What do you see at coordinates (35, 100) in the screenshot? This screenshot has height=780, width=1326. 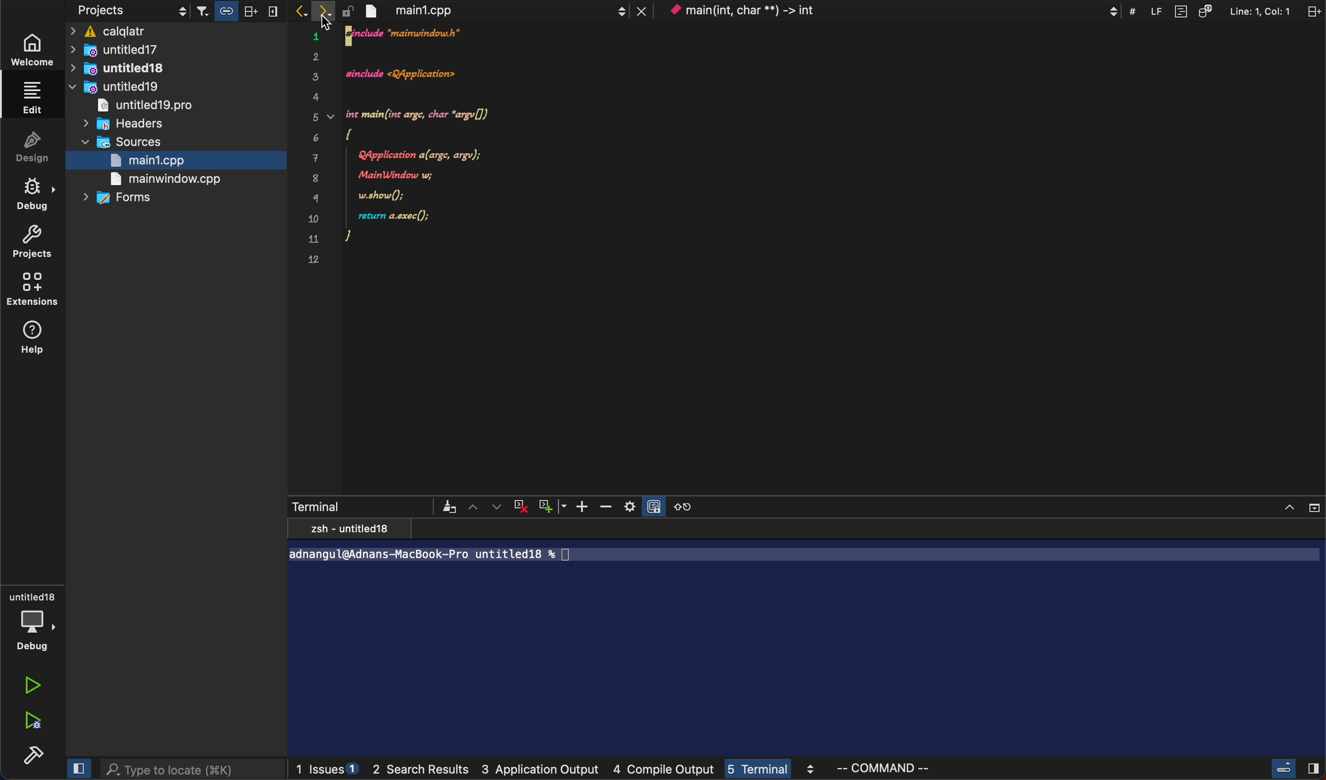 I see `edit` at bounding box center [35, 100].